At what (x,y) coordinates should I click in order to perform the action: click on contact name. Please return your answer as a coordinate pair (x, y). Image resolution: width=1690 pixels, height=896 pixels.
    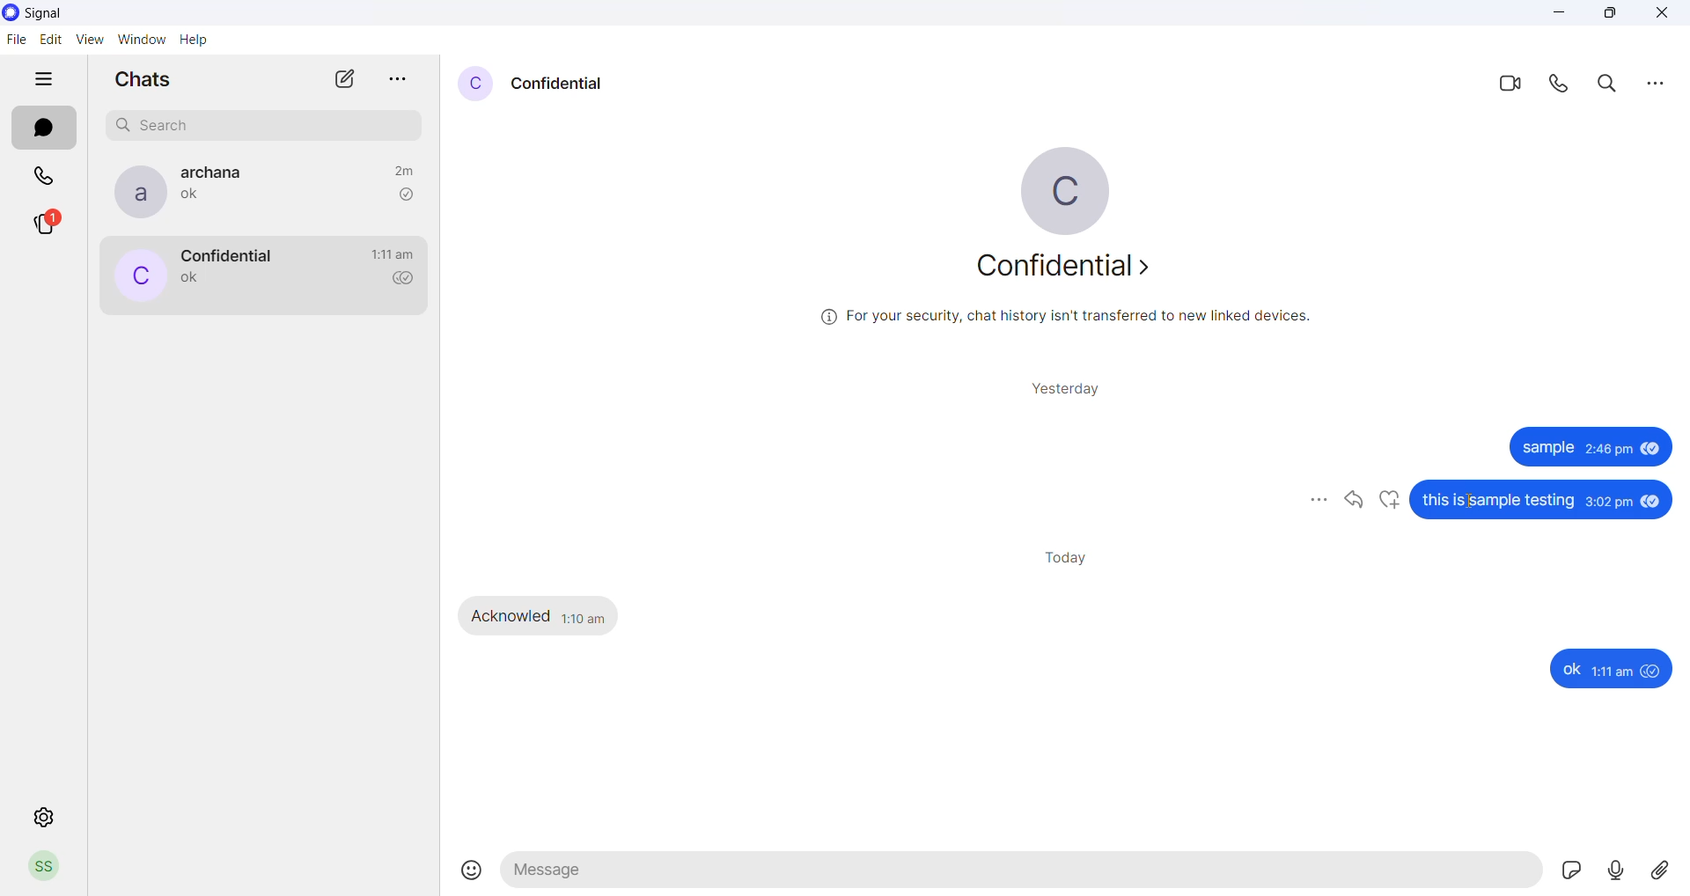
    Looking at the image, I should click on (219, 173).